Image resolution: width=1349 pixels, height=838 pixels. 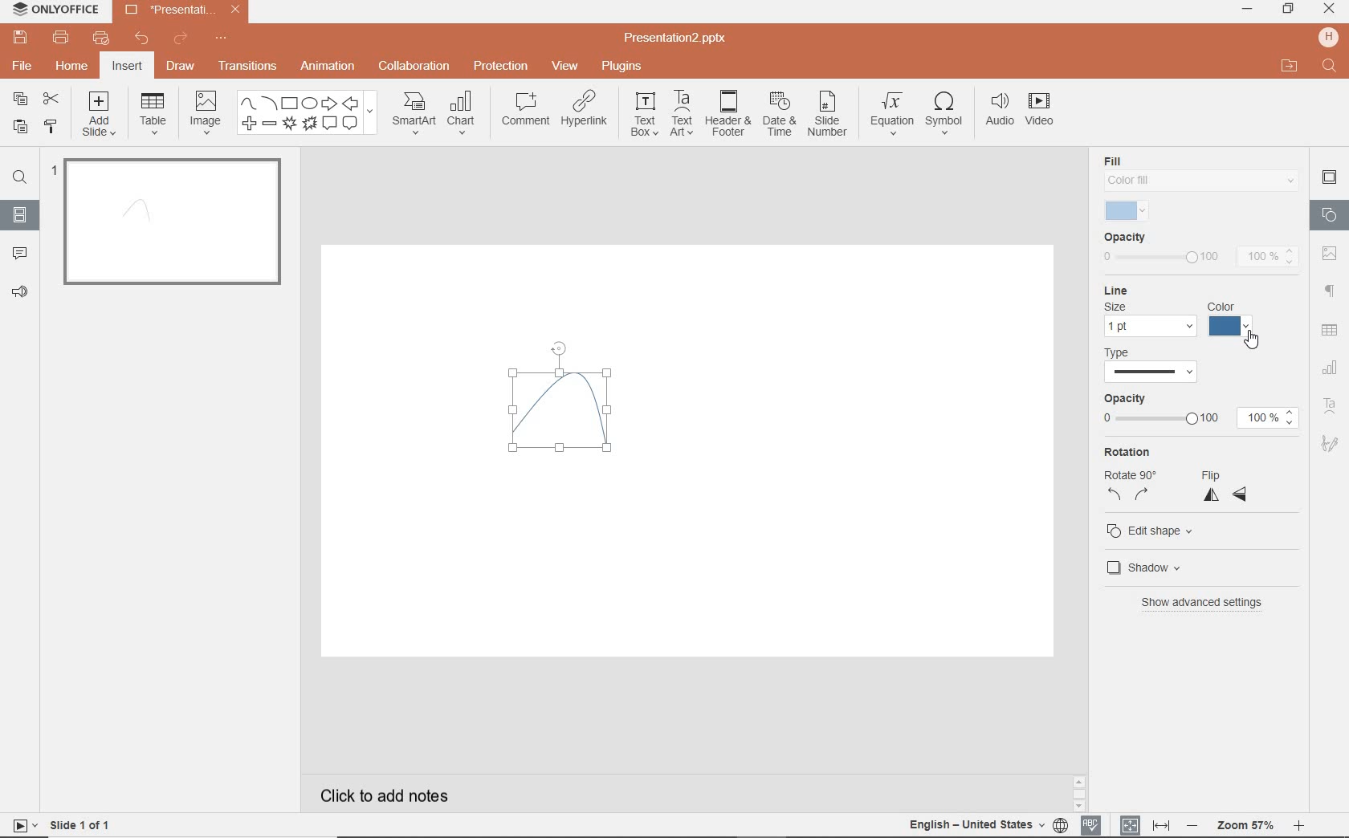 What do you see at coordinates (181, 39) in the screenshot?
I see `REDO` at bounding box center [181, 39].